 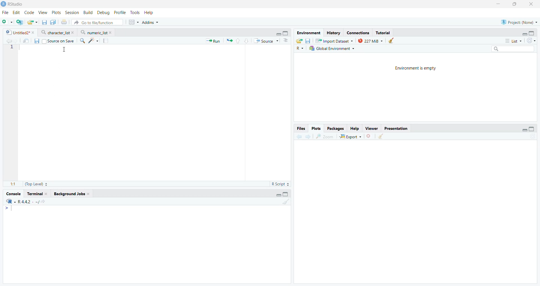 What do you see at coordinates (36, 184) in the screenshot?
I see `(Top Level)` at bounding box center [36, 184].